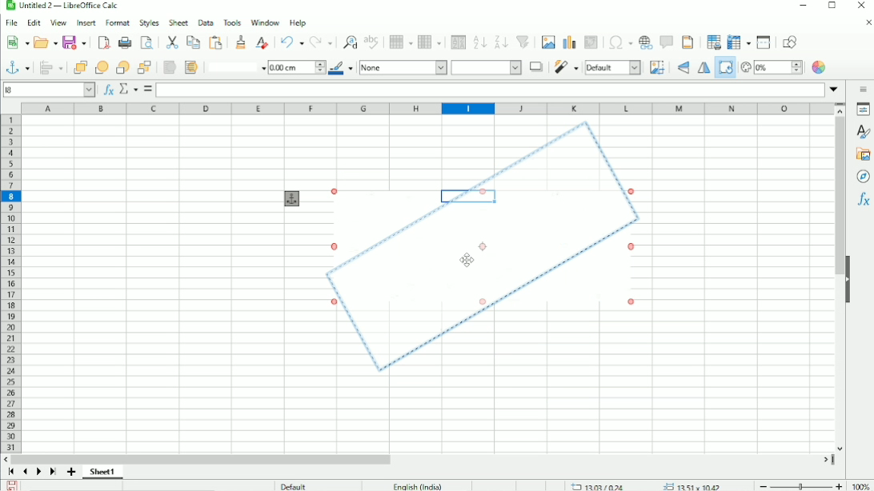 This screenshot has height=491, width=874. I want to click on Select function, so click(127, 89).